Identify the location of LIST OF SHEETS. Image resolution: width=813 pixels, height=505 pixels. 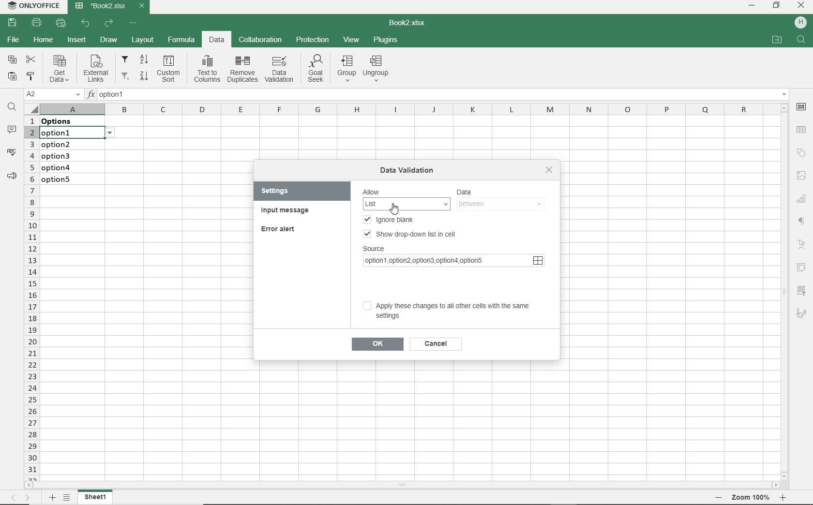
(66, 498).